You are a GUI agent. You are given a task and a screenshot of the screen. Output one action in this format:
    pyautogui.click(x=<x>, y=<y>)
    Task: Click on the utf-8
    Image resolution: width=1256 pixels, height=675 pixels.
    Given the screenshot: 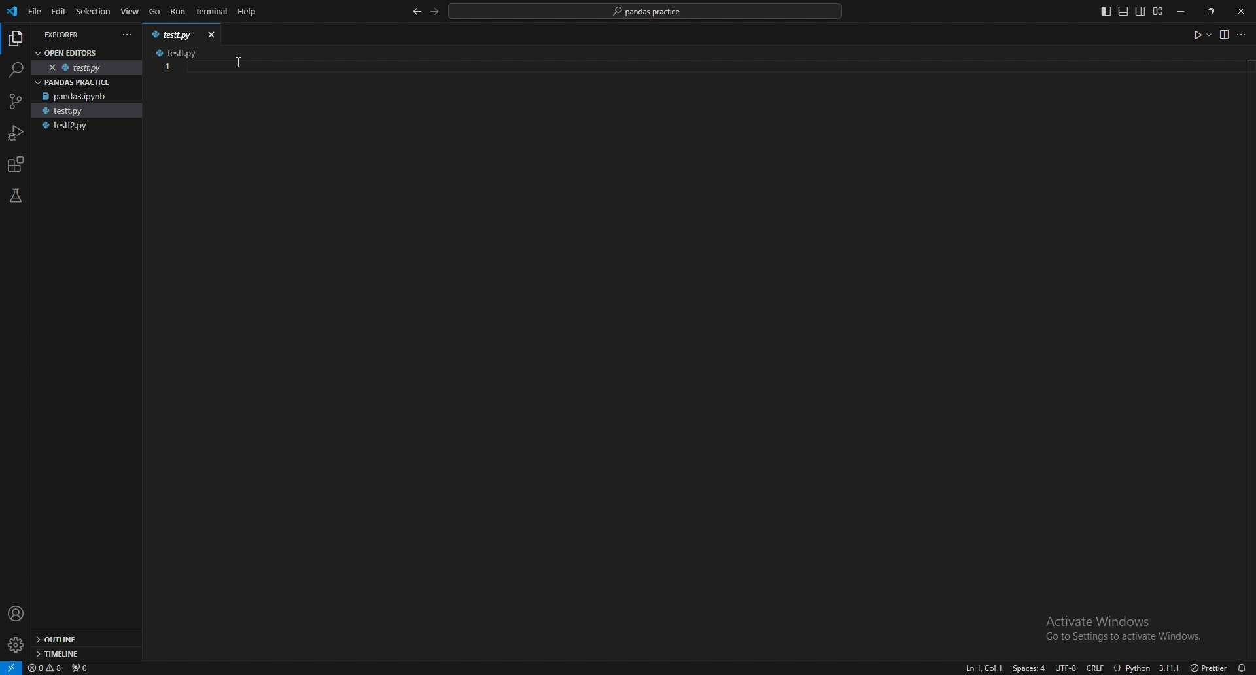 What is the action you would take?
    pyautogui.click(x=1064, y=668)
    